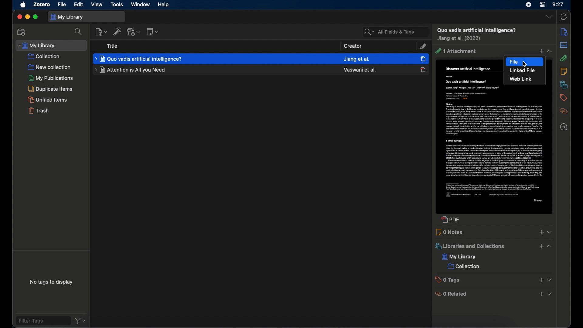  What do you see at coordinates (564, 84) in the screenshot?
I see `libraries and collections` at bounding box center [564, 84].